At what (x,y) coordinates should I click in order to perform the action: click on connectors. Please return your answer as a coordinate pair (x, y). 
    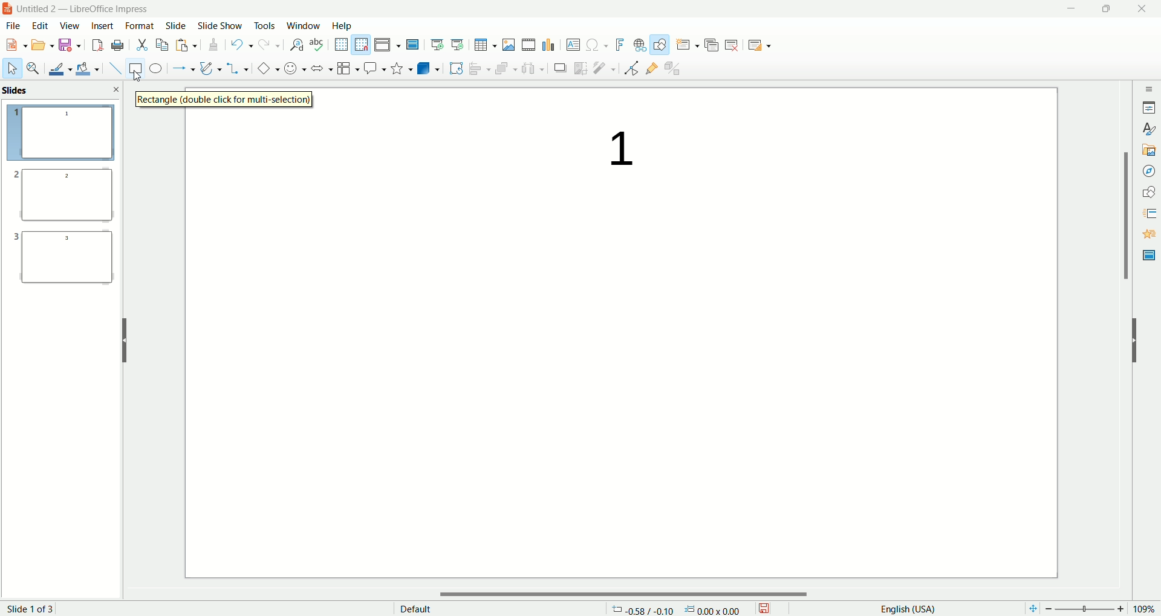
    Looking at the image, I should click on (238, 68).